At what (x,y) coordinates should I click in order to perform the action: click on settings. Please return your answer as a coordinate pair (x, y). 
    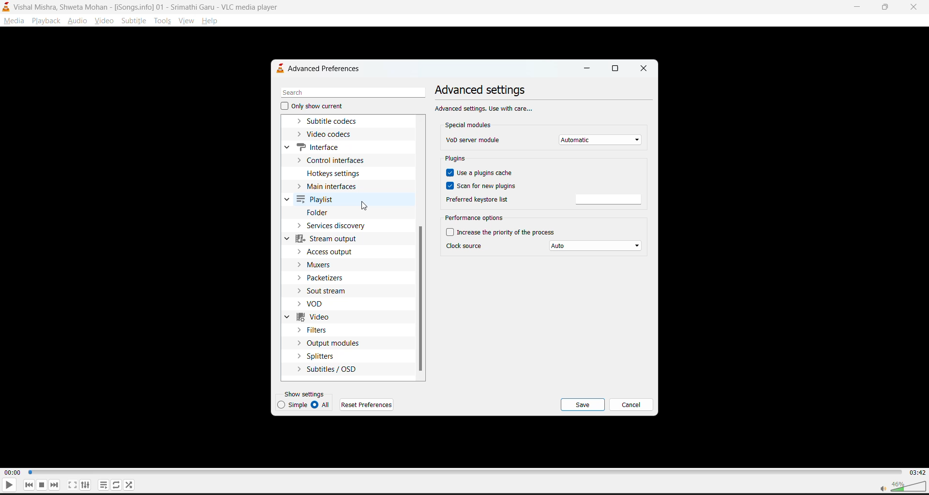
    Looking at the image, I should click on (84, 485).